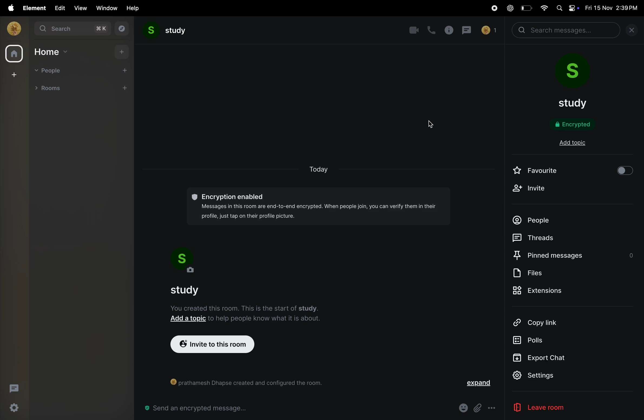 The image size is (644, 420). Describe the element at coordinates (479, 384) in the screenshot. I see `expand` at that location.